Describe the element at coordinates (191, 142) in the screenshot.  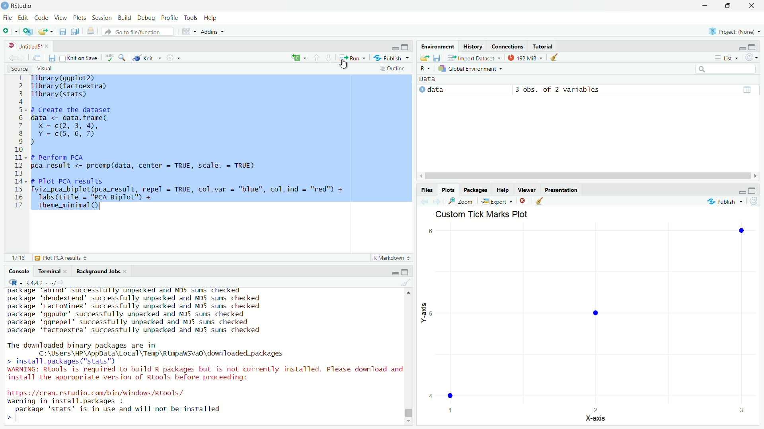
I see `Tibrary(ggplot2)
Tibrary(factoextra)
Tibrary(stats)
# Create the dataset
data <- data. frame(
X =c(2, 3, 4,
Y=c(5,6,7)
)
# perform PCA I
pca_result <- prcomp(data, center = TRUE, scale. = TRUE)
# Plot PCA results|
fviz_pca_biplot(pca_result, repel = TRUE, col.var = "blue", col.ind = "red") +
labs (title = "PCA Biplot") +
theme_minimal()` at that location.